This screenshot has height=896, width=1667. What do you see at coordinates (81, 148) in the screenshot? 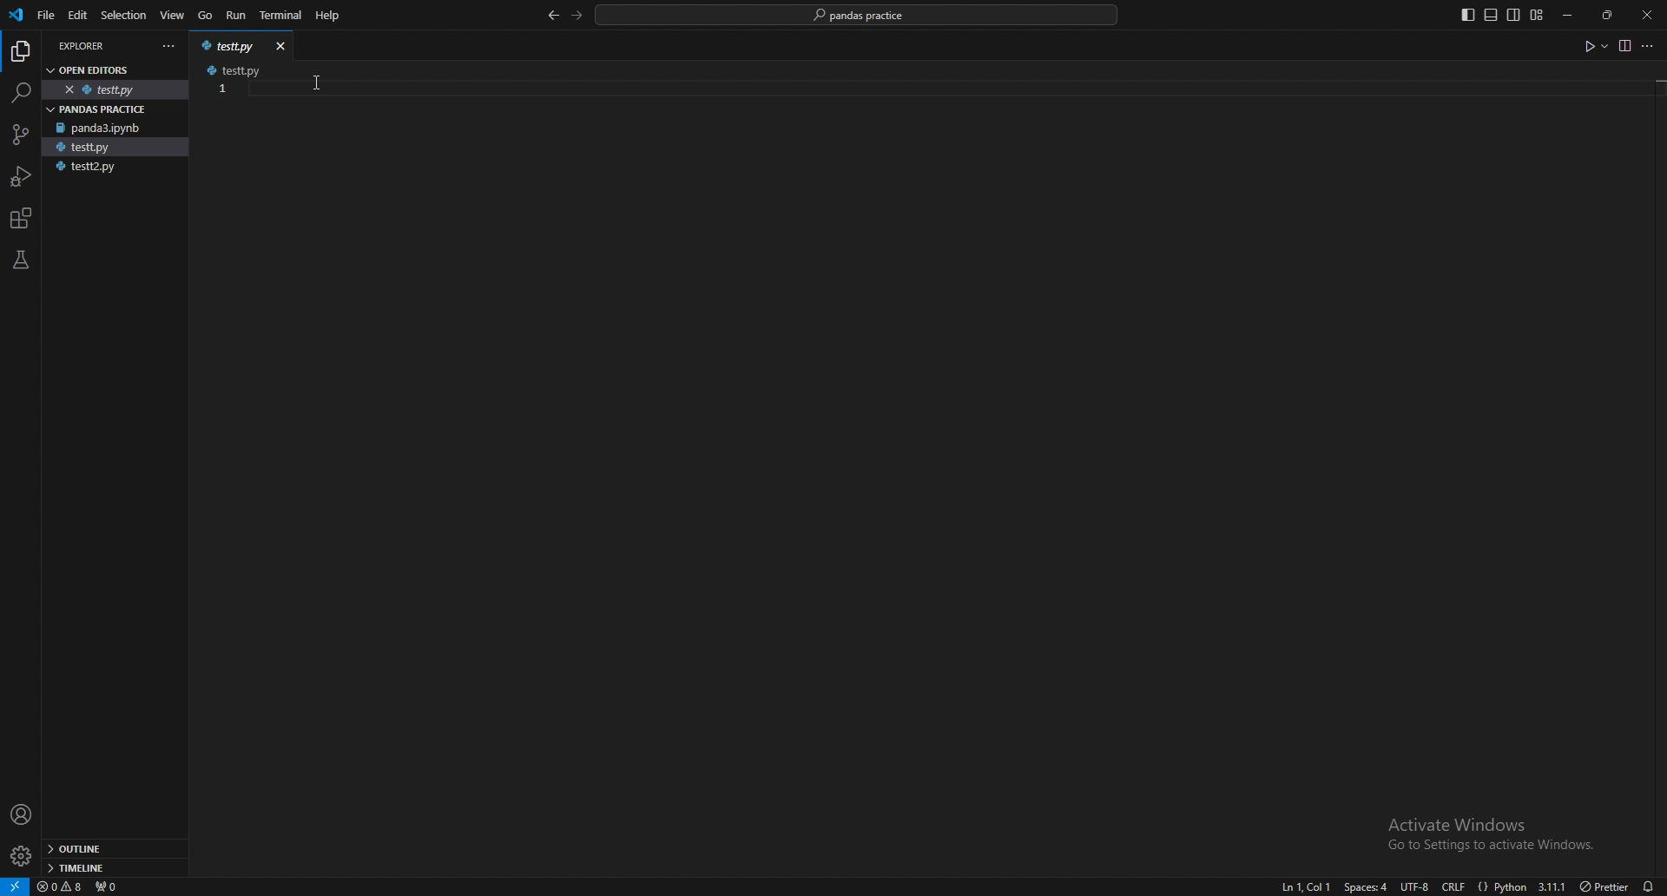
I see `testt.py` at bounding box center [81, 148].